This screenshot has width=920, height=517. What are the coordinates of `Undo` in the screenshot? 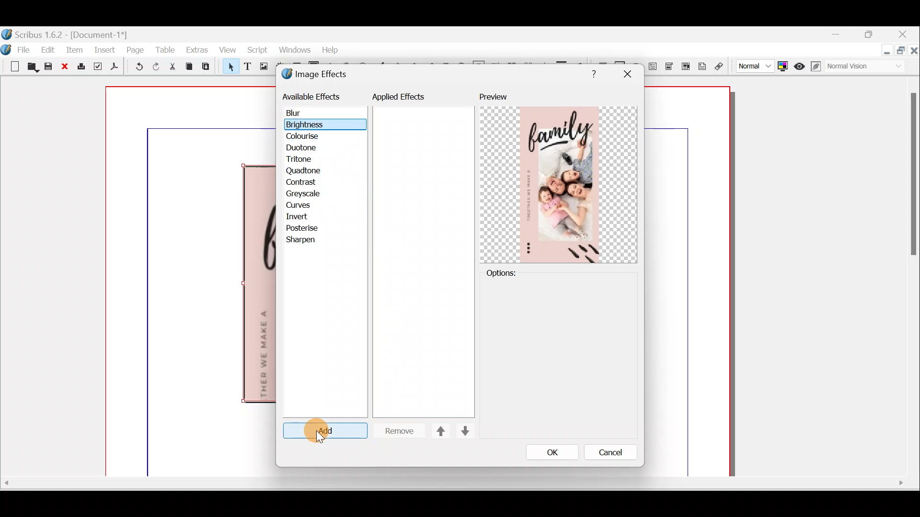 It's located at (135, 68).